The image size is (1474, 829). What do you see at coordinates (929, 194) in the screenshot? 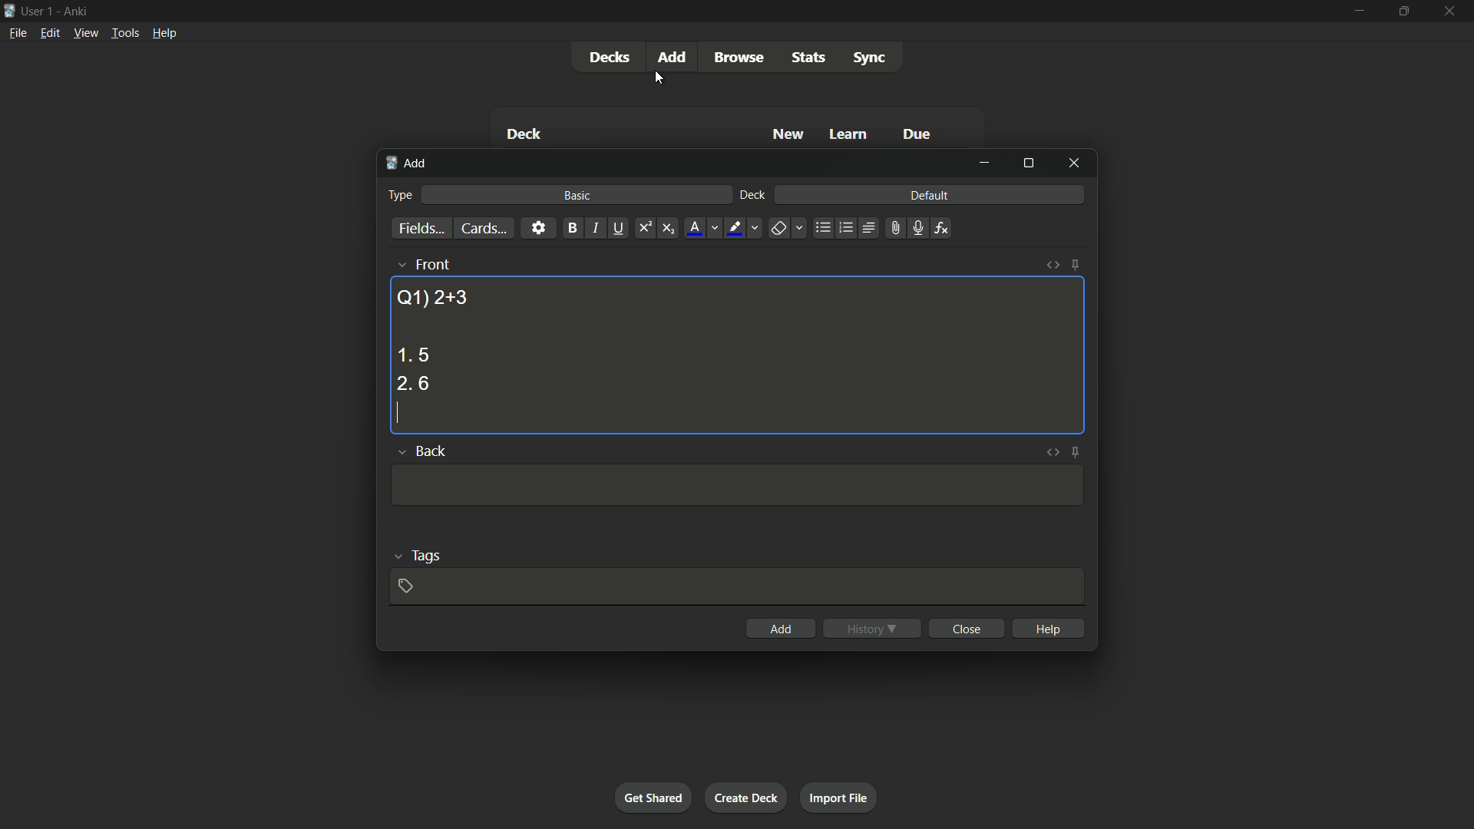
I see `default` at bounding box center [929, 194].